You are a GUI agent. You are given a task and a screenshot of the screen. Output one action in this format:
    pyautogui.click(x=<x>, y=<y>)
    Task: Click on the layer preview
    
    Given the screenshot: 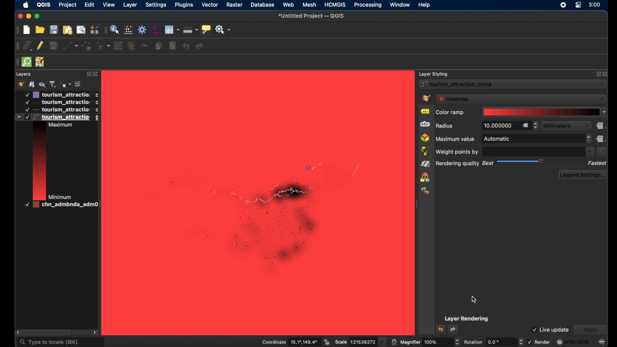 What is the action you would take?
    pyautogui.click(x=39, y=162)
    